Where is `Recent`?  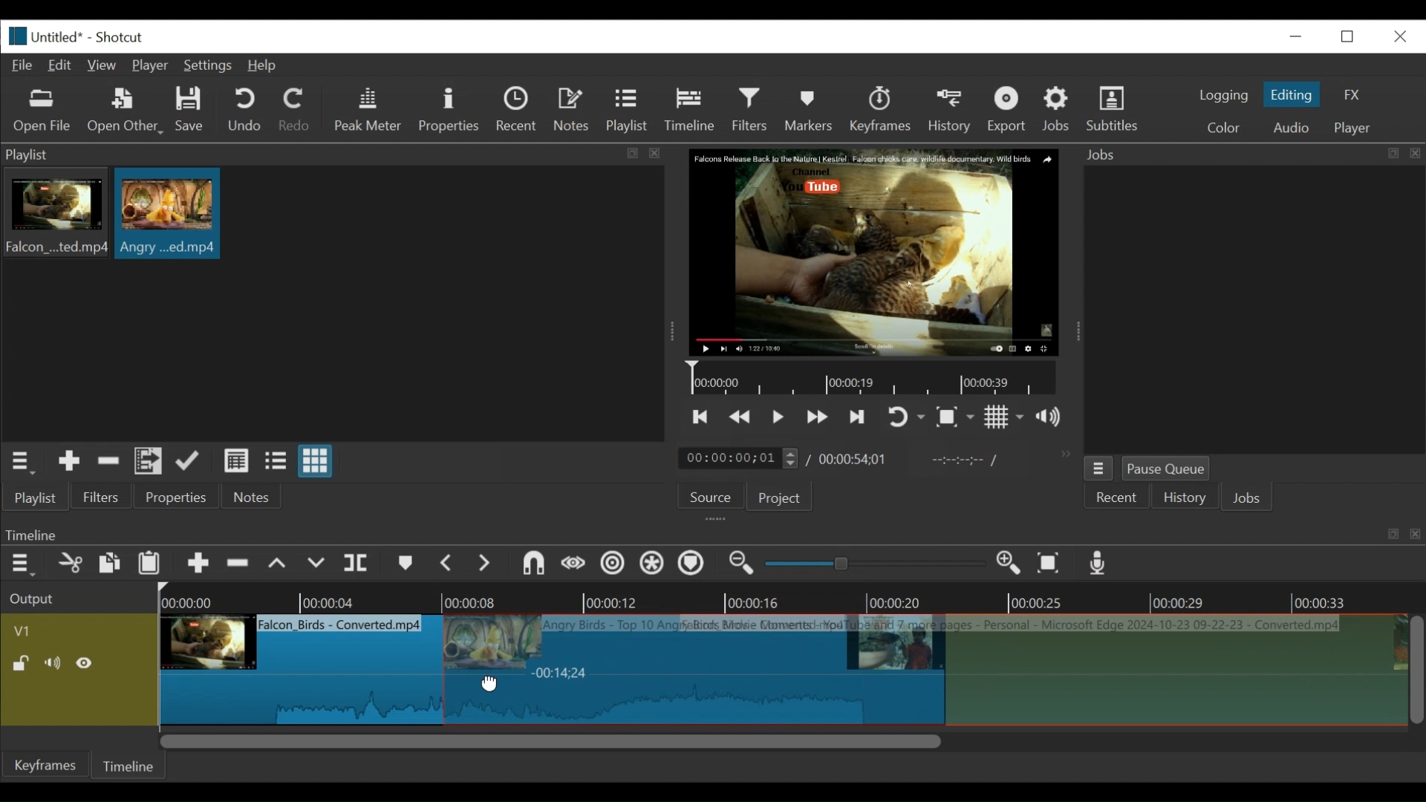 Recent is located at coordinates (1118, 498).